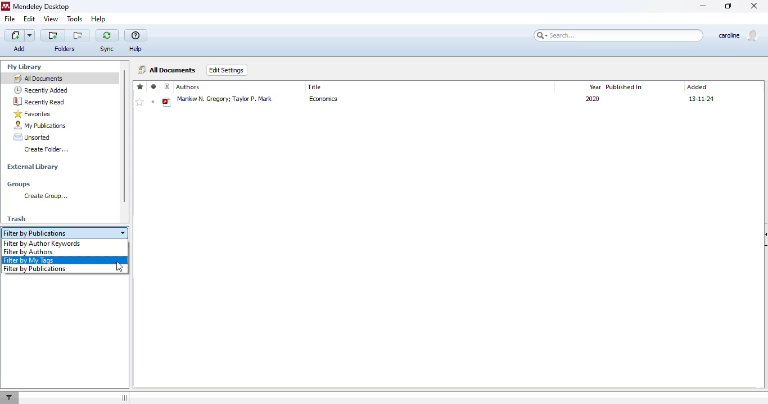 This screenshot has height=404, width=768. Describe the element at coordinates (65, 233) in the screenshot. I see `filter by publications` at that location.